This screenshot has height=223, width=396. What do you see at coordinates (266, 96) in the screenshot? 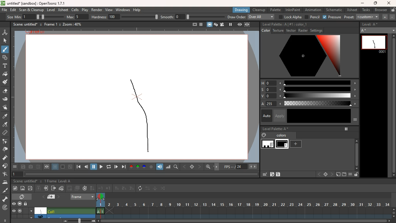
I see `v` at bounding box center [266, 96].